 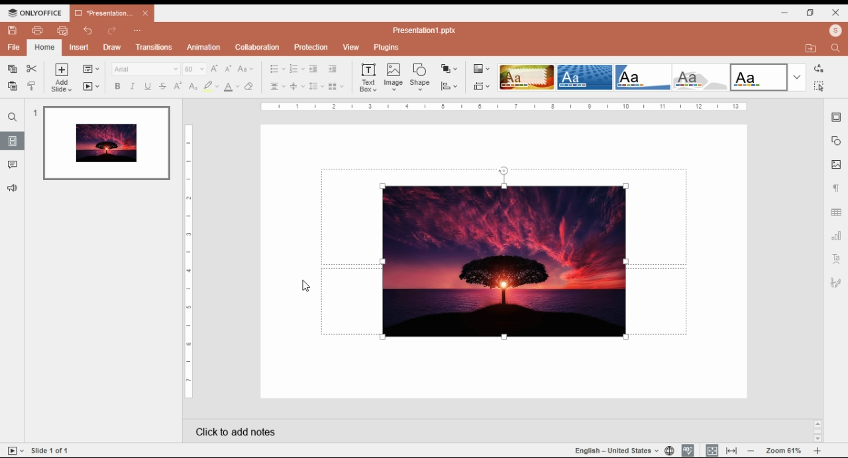 What do you see at coordinates (45, 48) in the screenshot?
I see `home` at bounding box center [45, 48].